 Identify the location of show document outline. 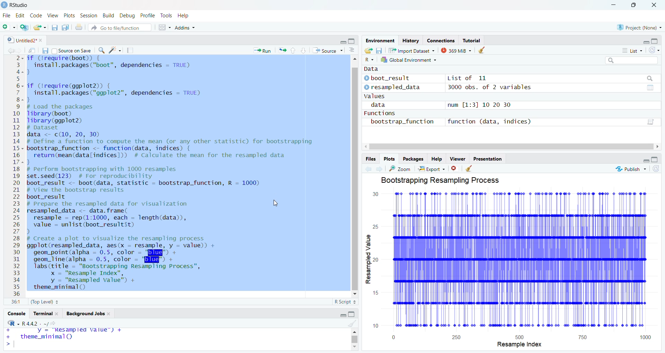
(354, 50).